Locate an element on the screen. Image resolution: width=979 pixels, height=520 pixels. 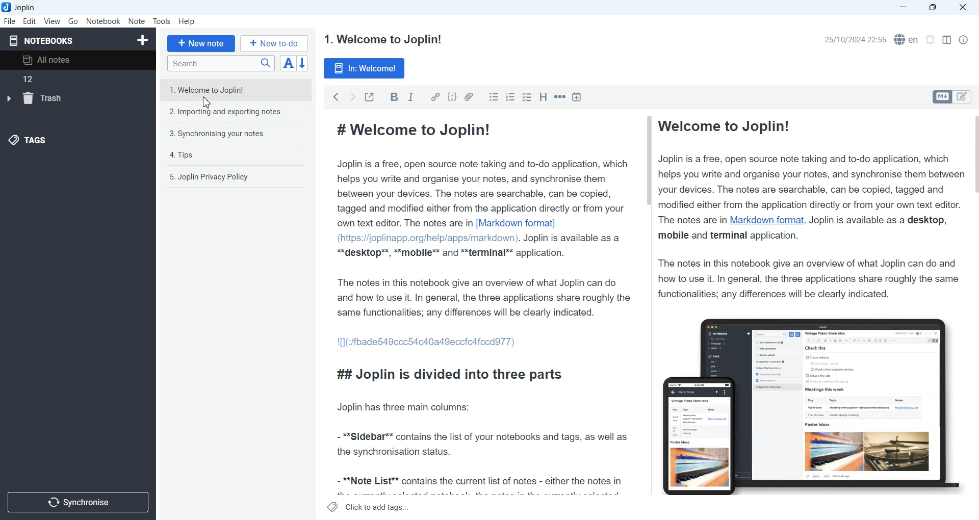
Close is located at coordinates (962, 8).